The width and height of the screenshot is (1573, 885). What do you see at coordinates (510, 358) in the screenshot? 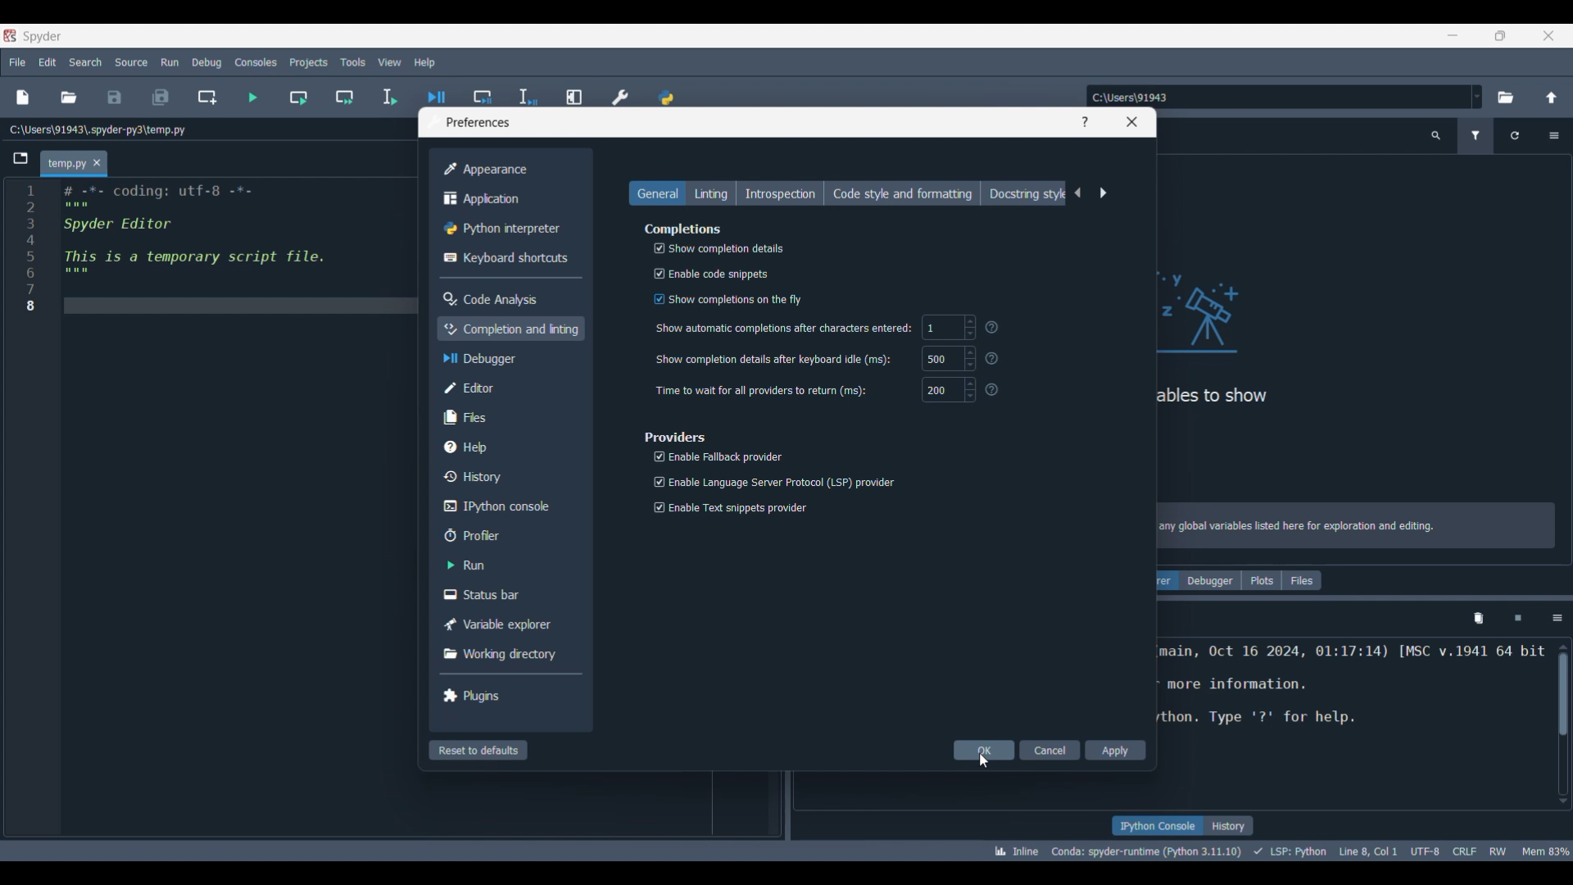
I see `Debugger` at bounding box center [510, 358].